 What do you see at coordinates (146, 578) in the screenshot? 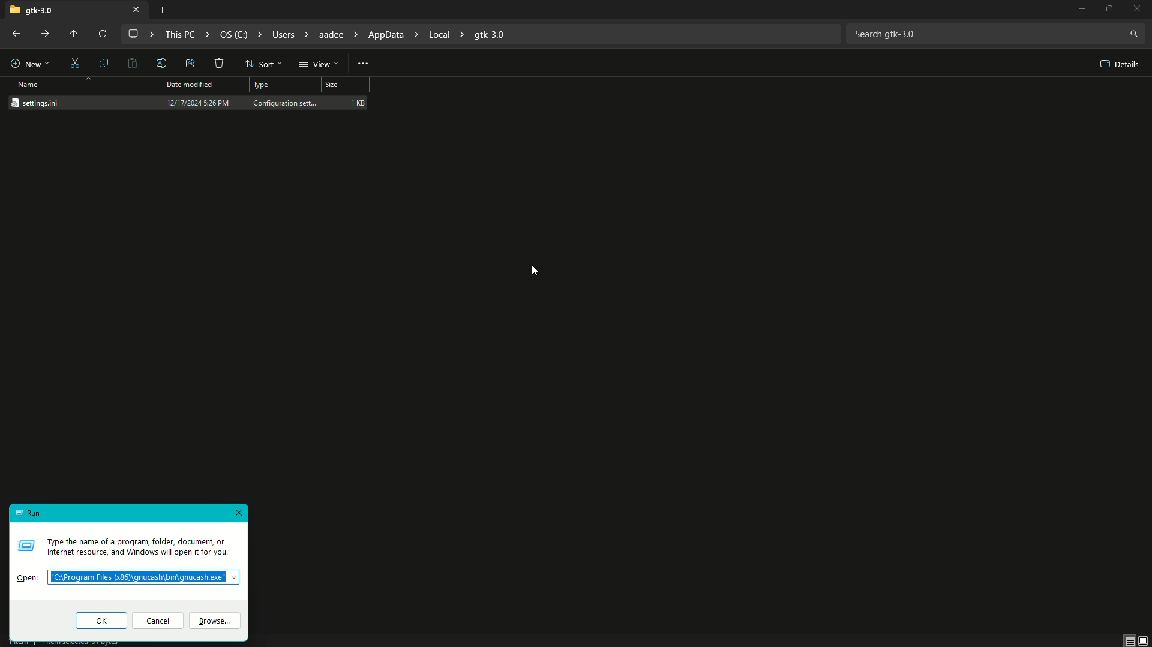
I see `File Path` at bounding box center [146, 578].